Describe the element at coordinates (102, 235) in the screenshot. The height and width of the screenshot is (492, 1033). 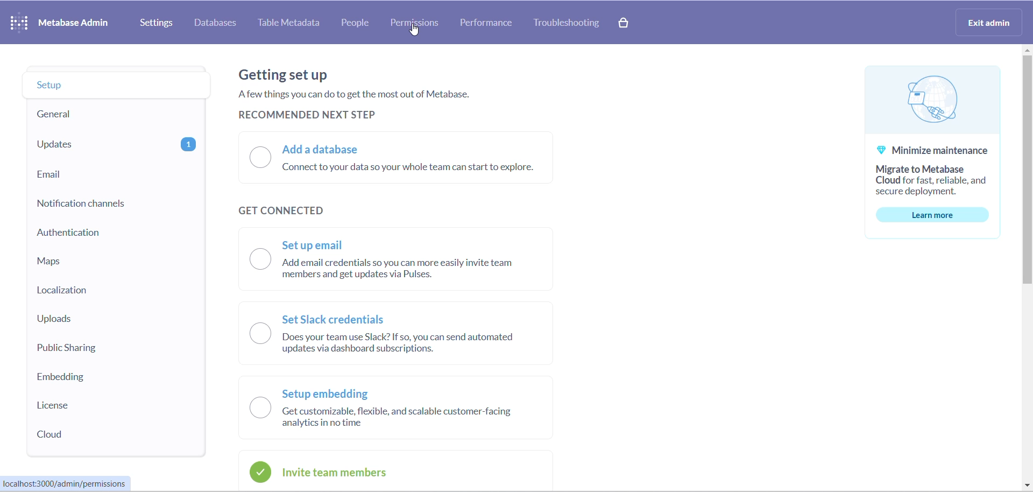
I see `authentication channels` at that location.